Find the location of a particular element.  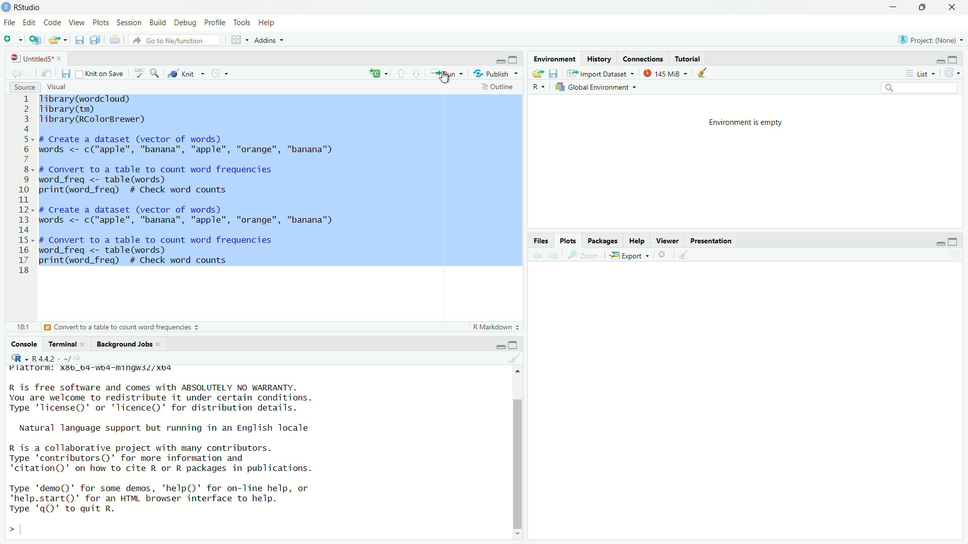

Workspace pane is located at coordinates (239, 39).